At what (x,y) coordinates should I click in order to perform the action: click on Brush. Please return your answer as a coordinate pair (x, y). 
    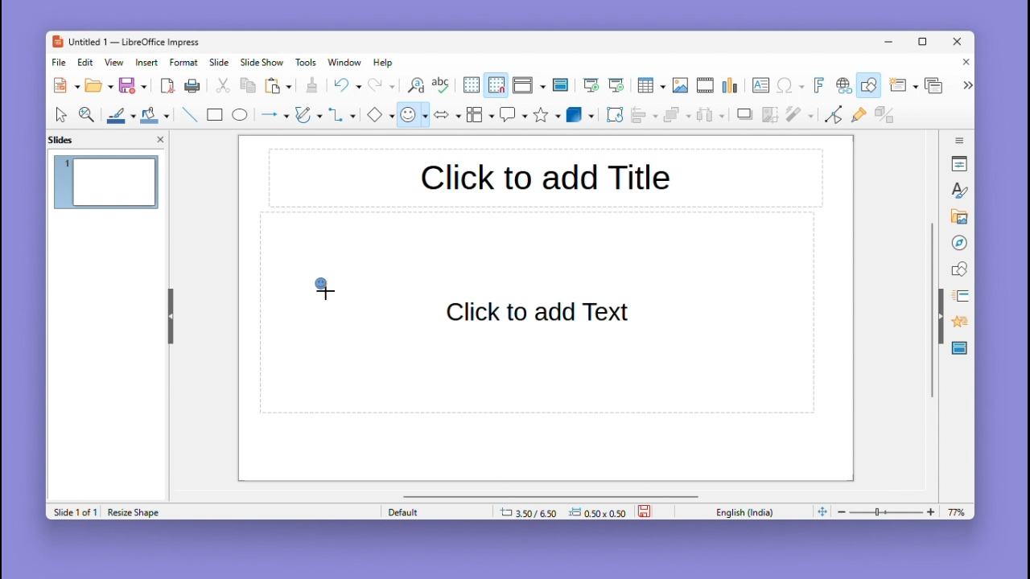
    Looking at the image, I should click on (117, 113).